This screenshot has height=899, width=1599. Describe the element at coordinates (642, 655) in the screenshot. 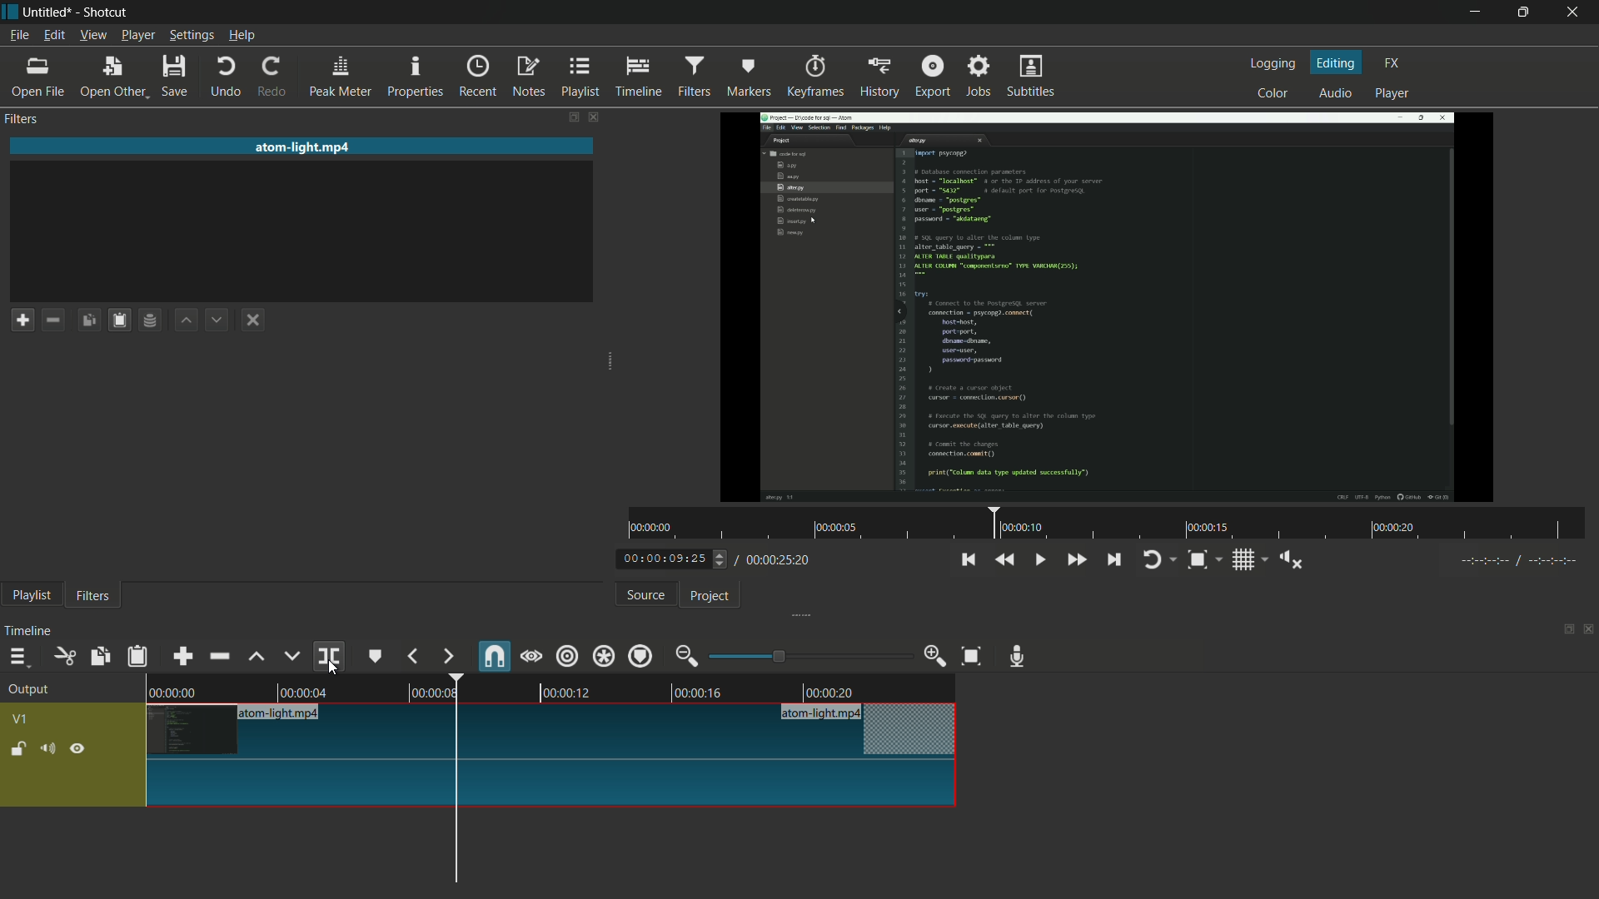

I see `ripple markers` at that location.